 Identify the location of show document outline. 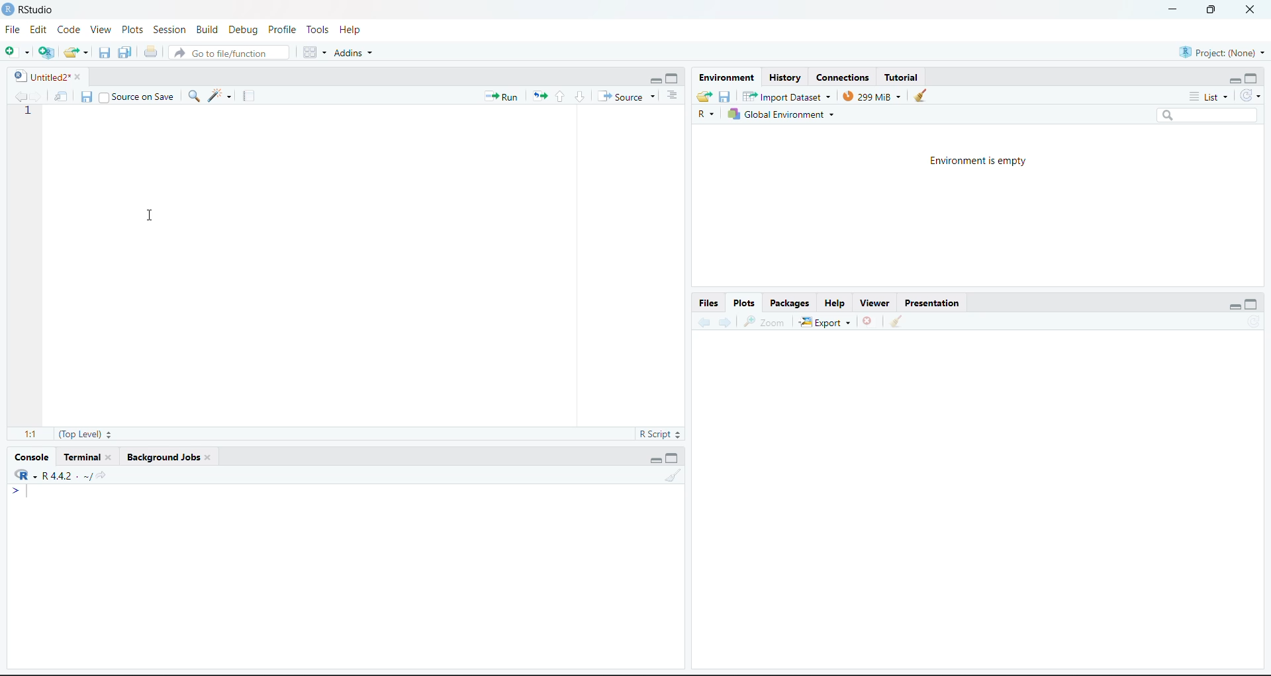
(674, 95).